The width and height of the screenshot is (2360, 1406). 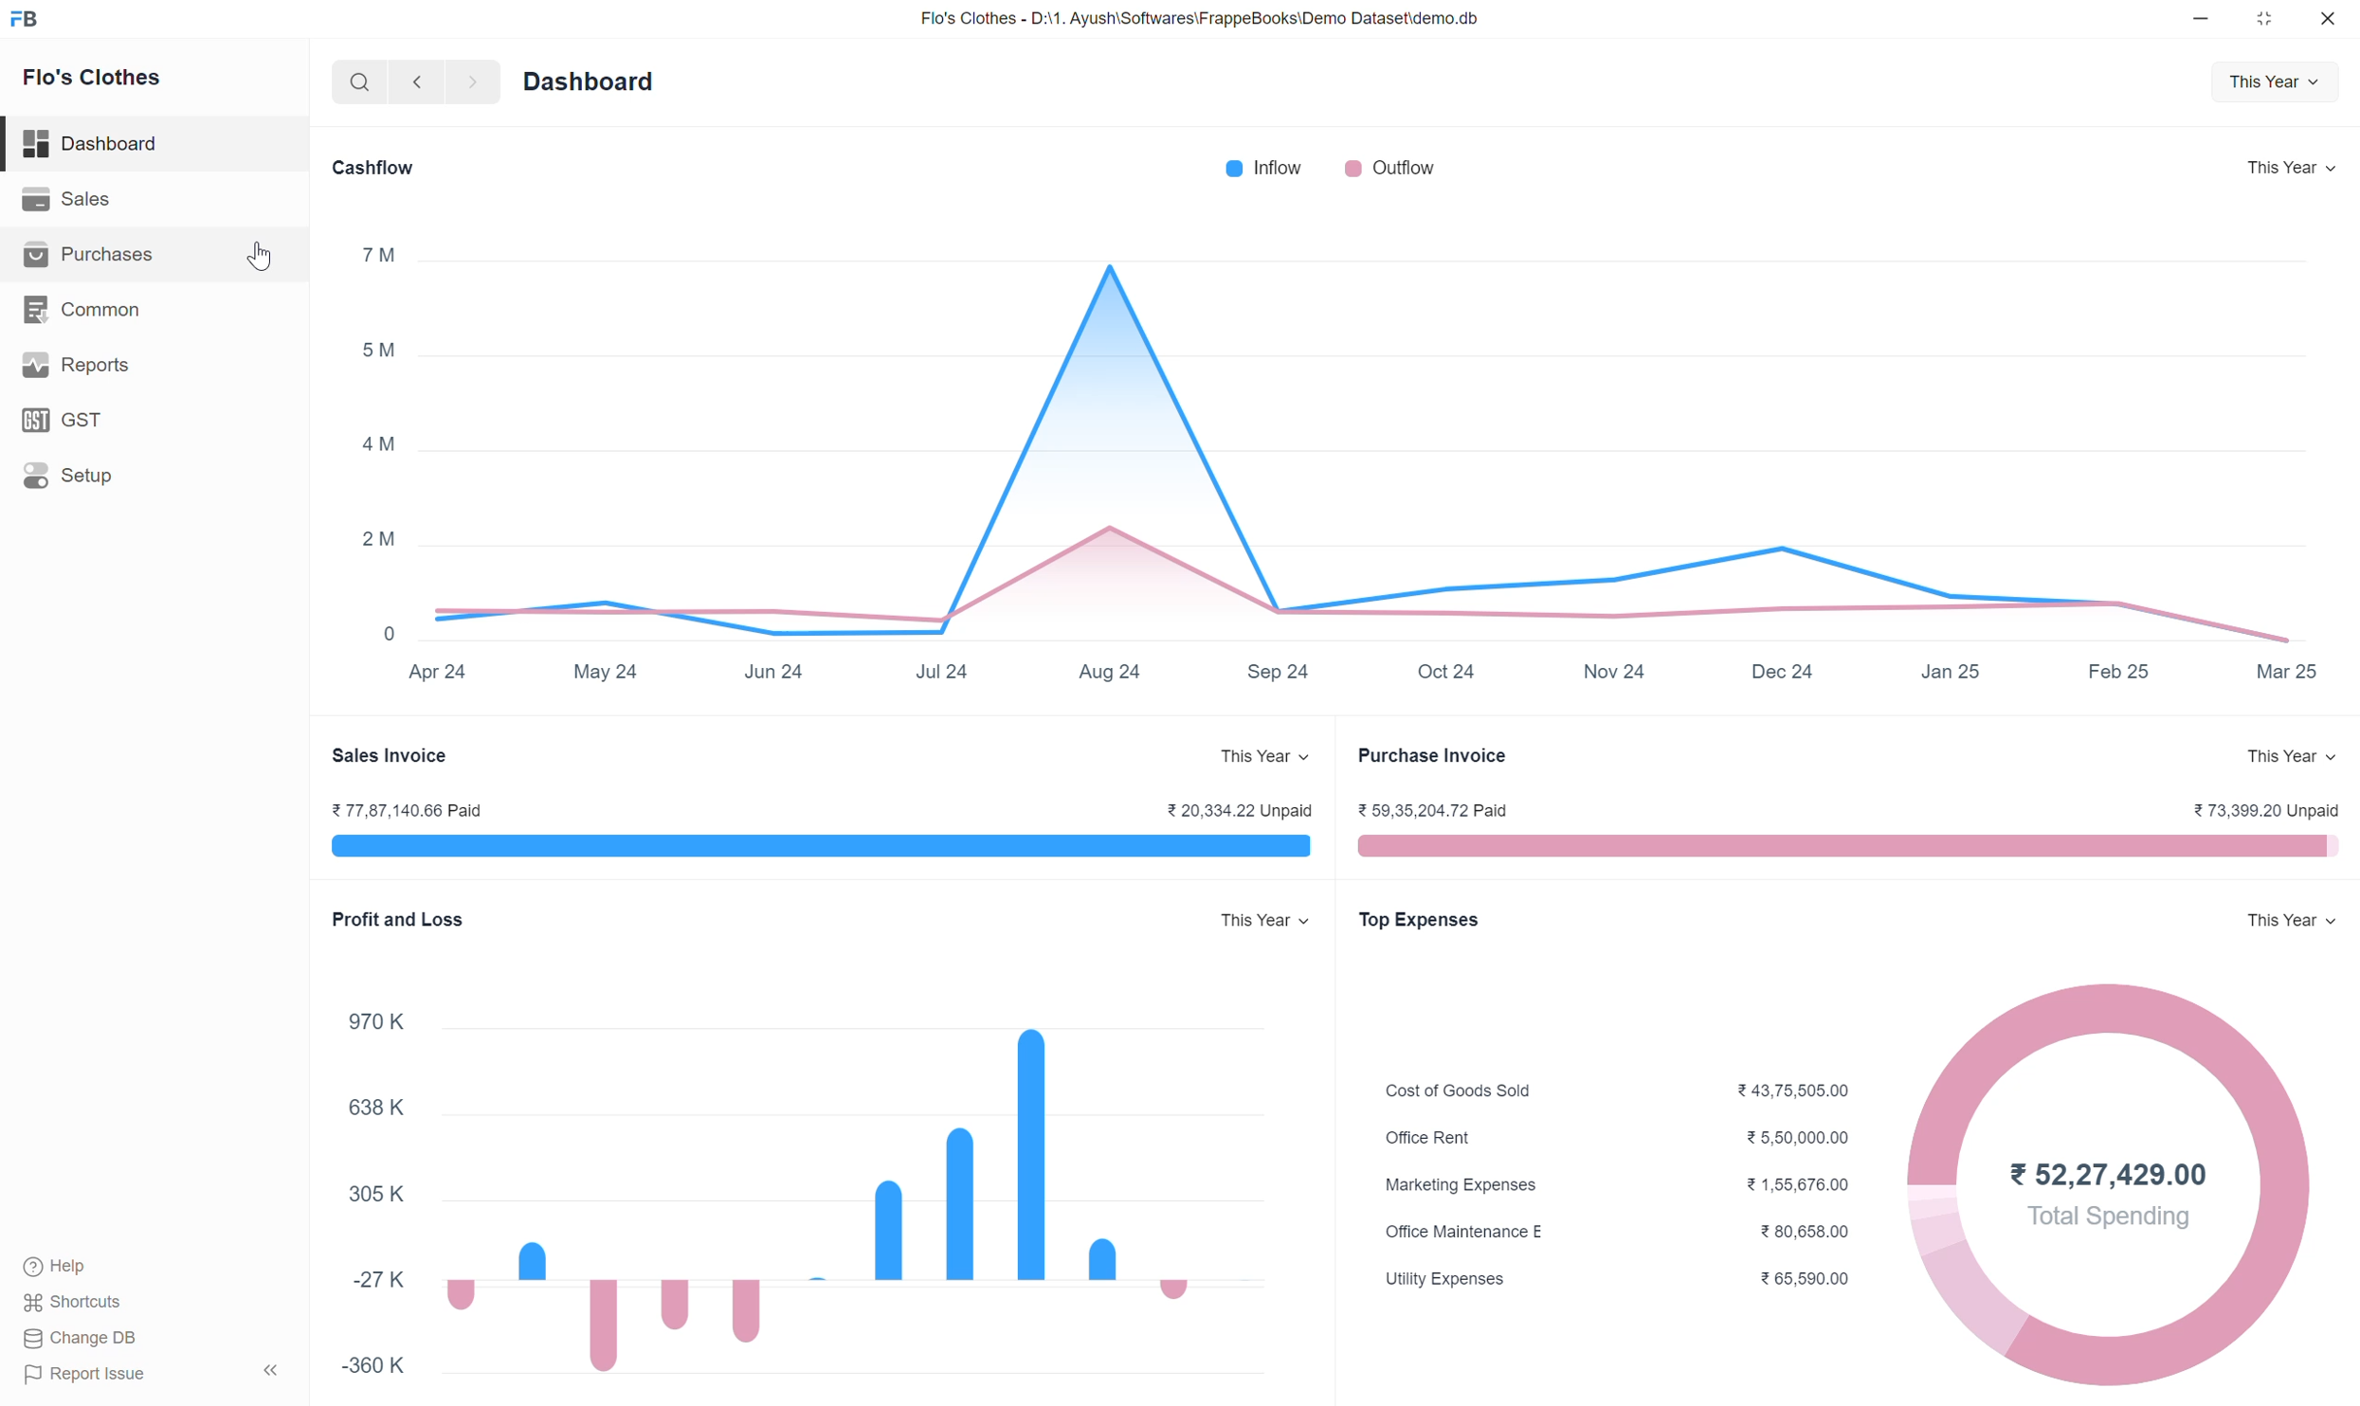 What do you see at coordinates (358, 1103) in the screenshot?
I see `638 K` at bounding box center [358, 1103].